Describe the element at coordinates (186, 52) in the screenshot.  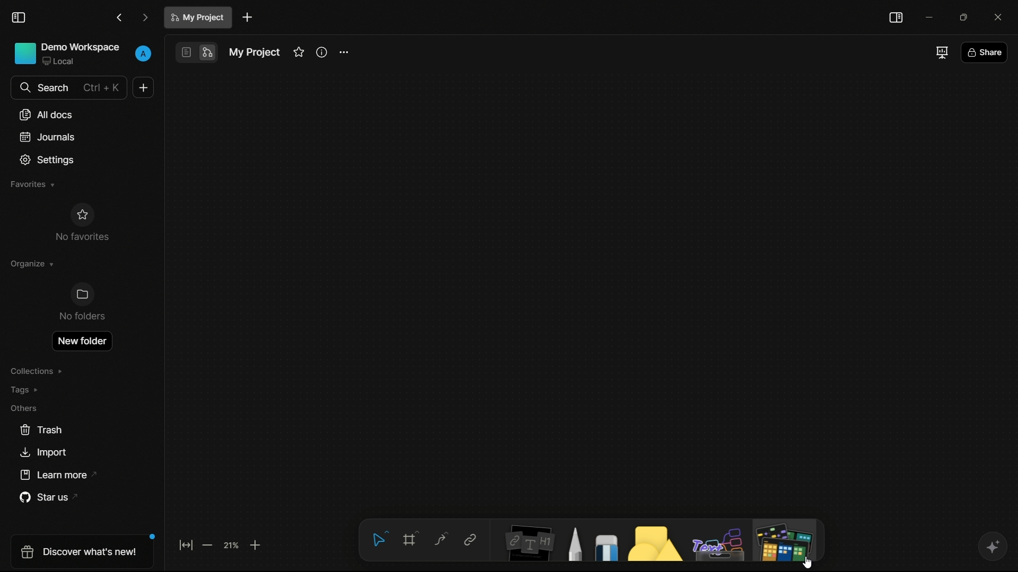
I see `page mode` at that location.